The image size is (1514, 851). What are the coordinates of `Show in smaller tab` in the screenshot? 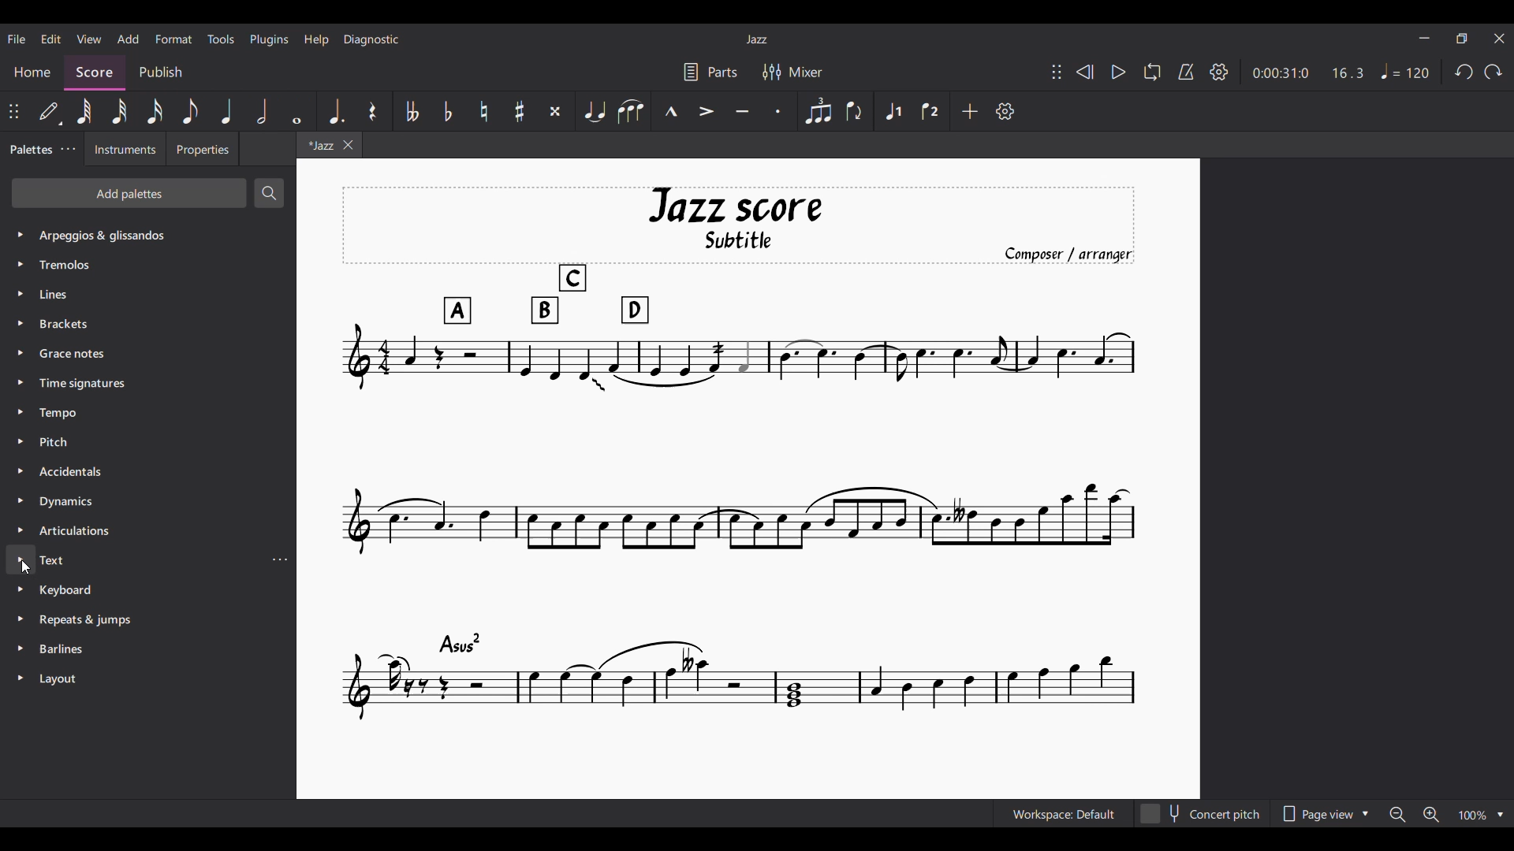 It's located at (1461, 39).